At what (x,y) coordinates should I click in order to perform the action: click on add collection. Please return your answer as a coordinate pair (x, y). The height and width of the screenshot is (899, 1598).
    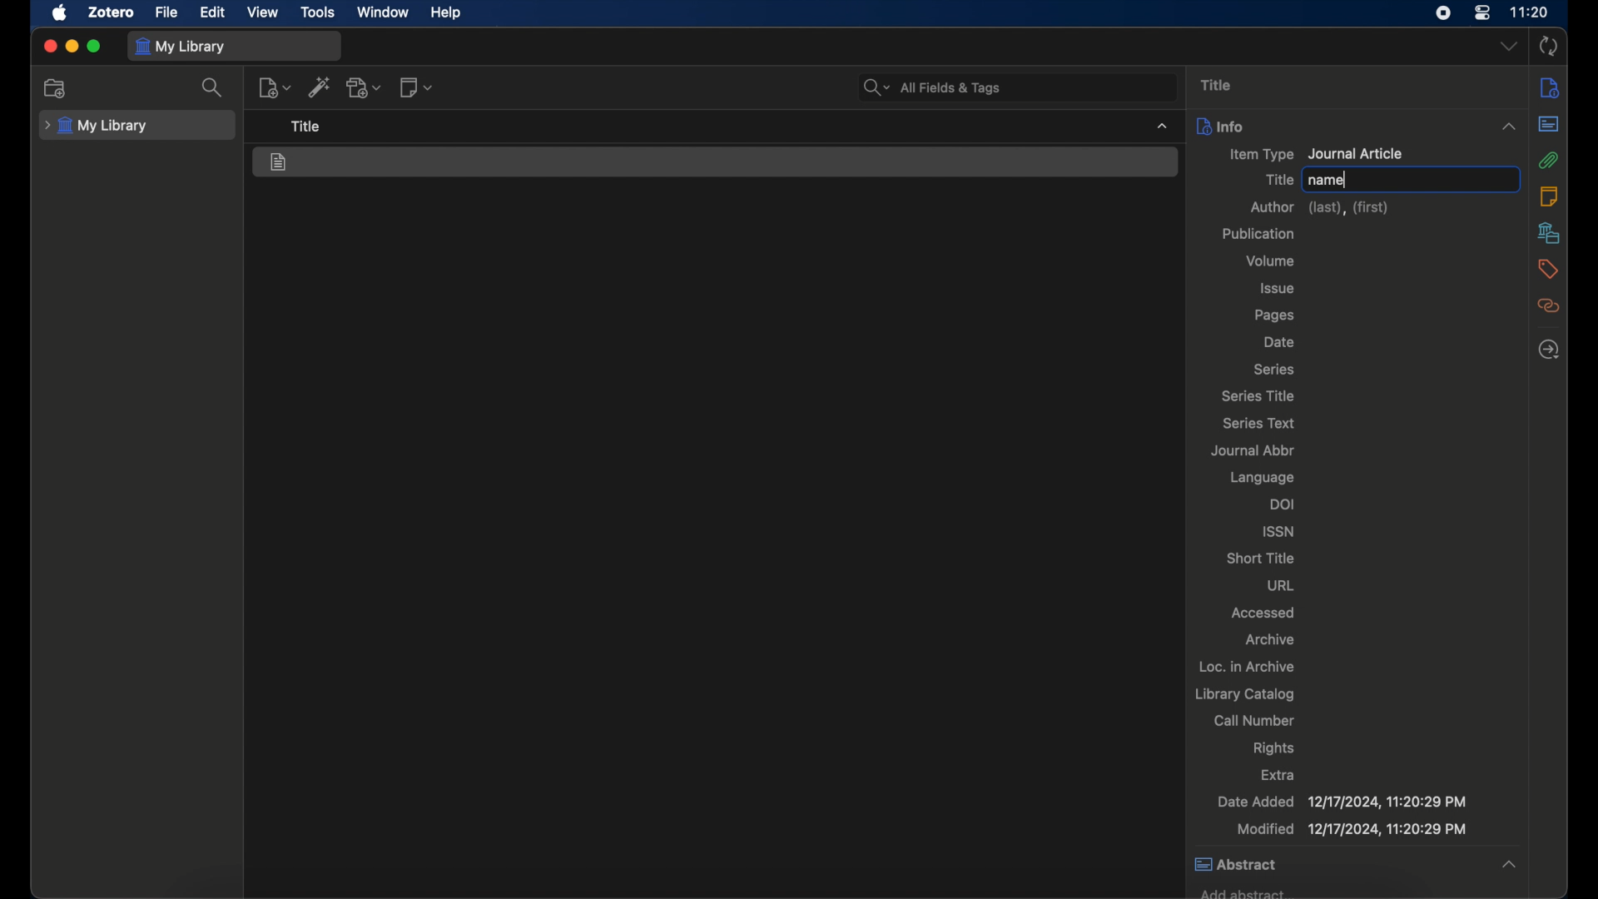
    Looking at the image, I should click on (56, 89).